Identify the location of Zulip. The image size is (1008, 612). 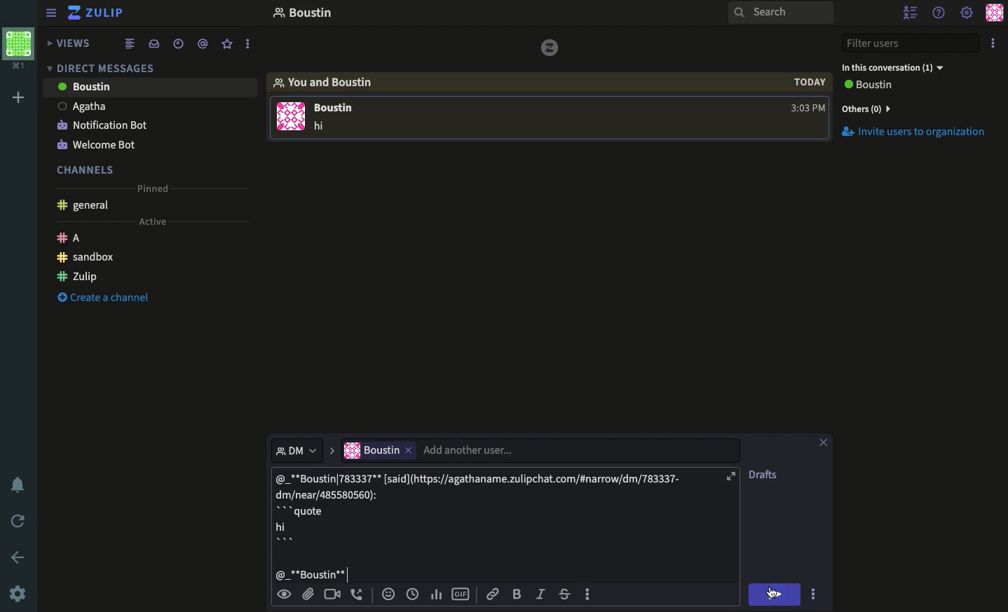
(96, 13).